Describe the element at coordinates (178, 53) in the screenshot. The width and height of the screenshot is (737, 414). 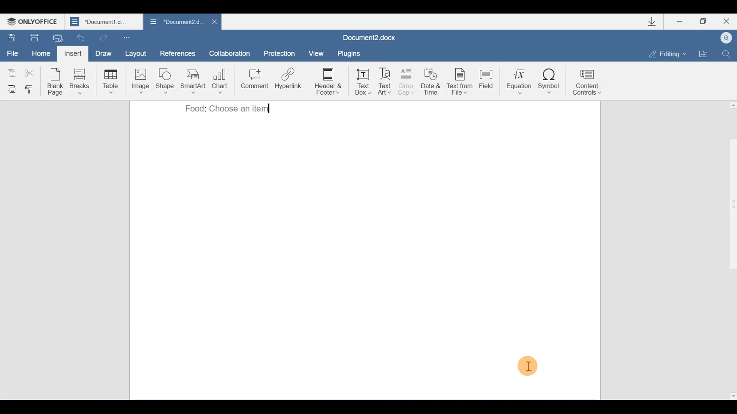
I see `References` at that location.